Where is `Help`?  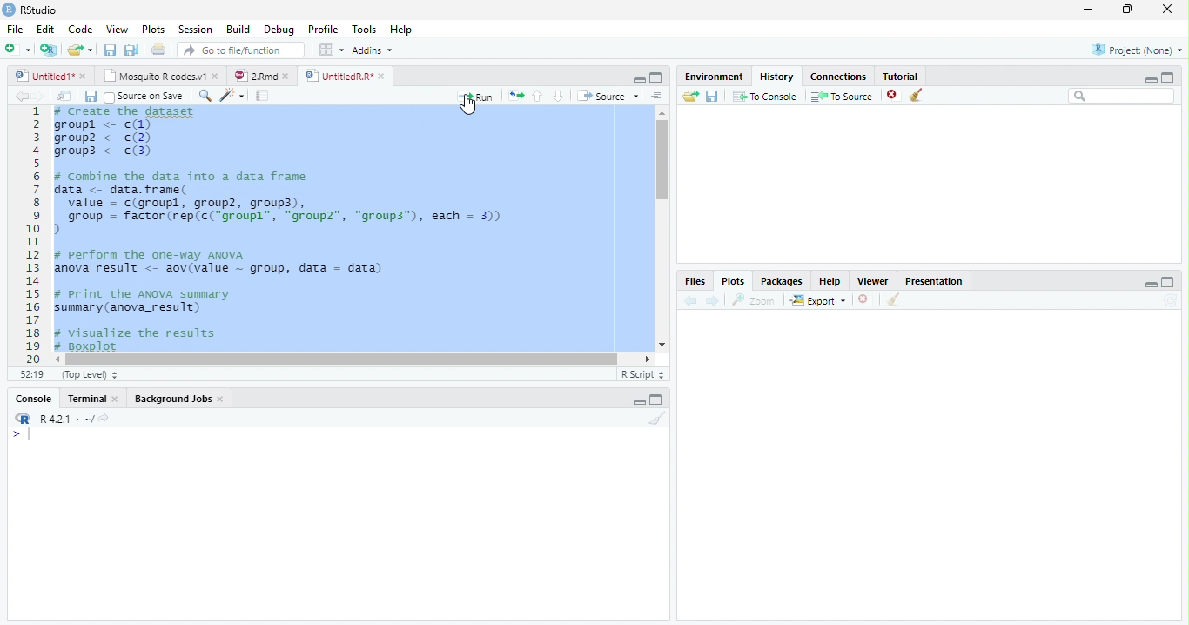 Help is located at coordinates (400, 31).